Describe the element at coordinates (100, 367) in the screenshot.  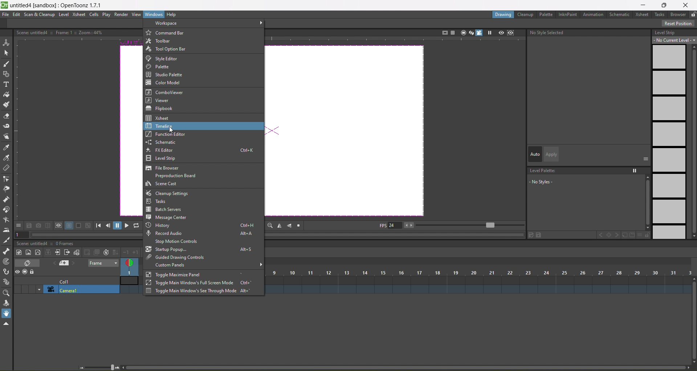
I see `zoom ` at that location.